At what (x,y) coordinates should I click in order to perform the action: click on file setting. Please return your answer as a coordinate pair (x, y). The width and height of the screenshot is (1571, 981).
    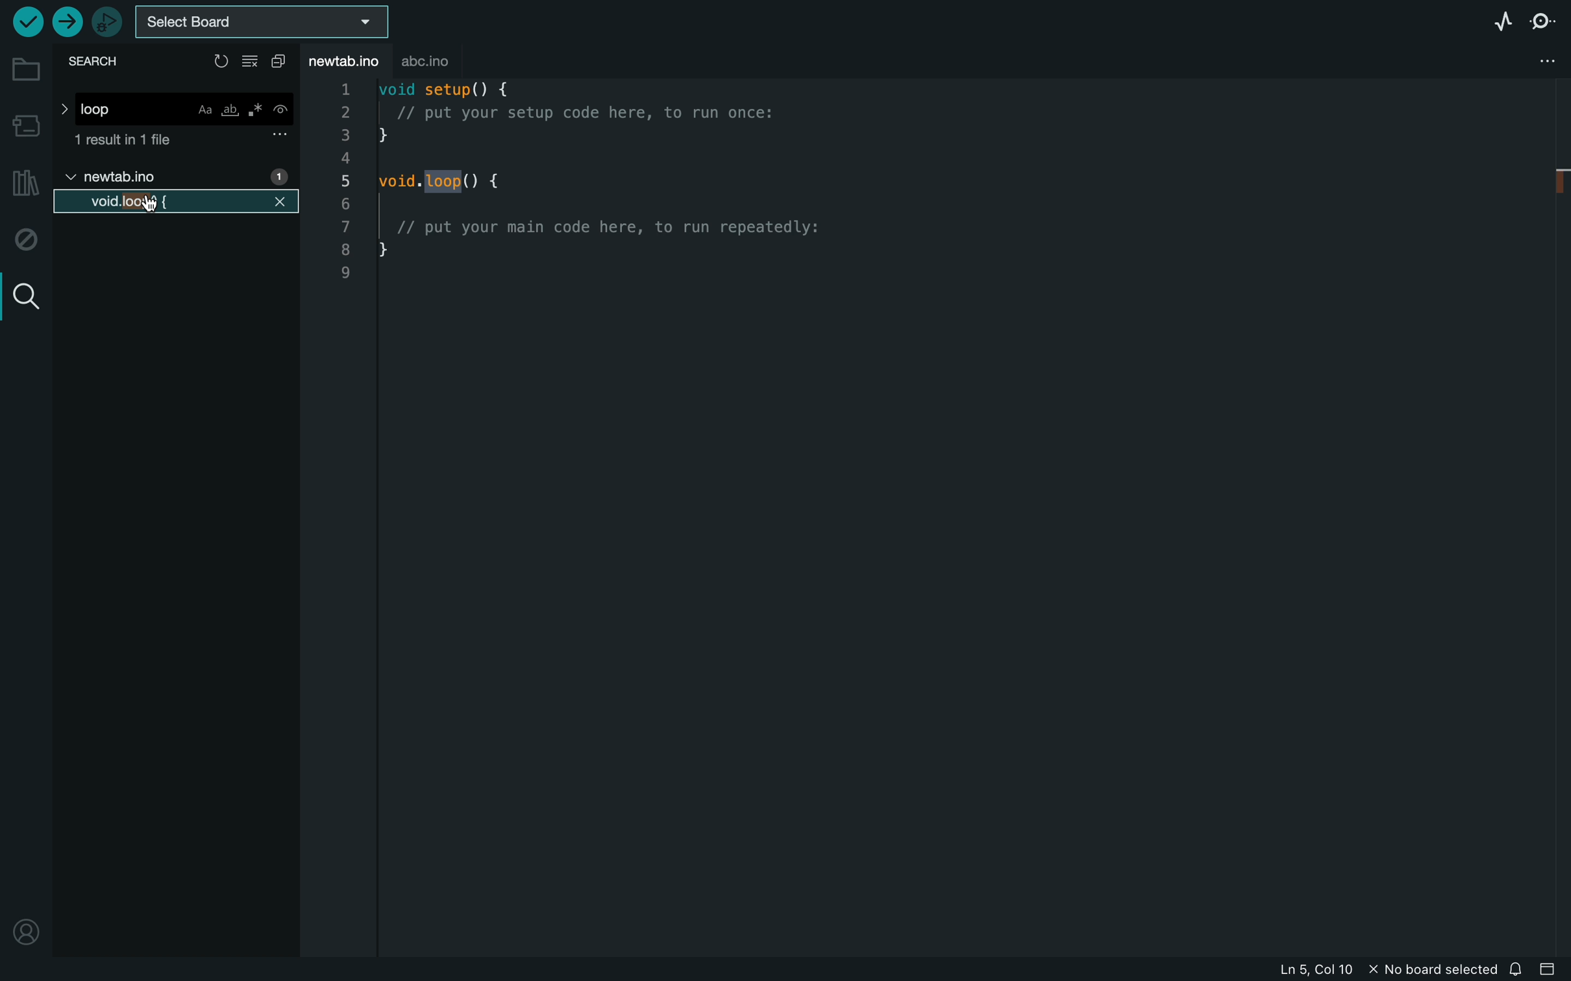
    Looking at the image, I should click on (1531, 62).